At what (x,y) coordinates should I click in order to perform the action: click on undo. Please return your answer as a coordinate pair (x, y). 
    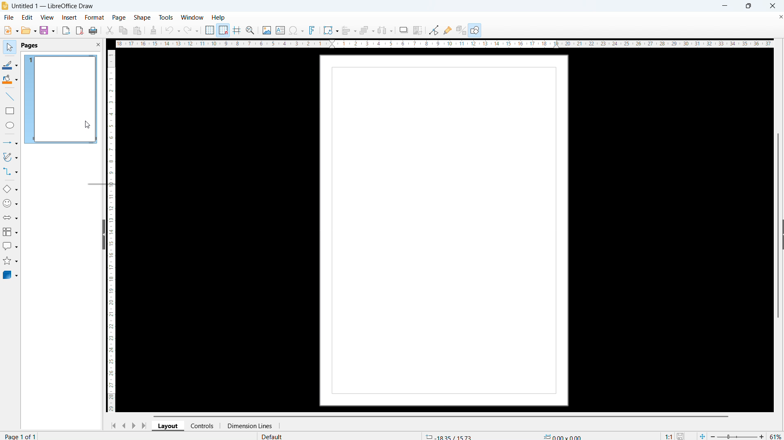
    Looking at the image, I should click on (173, 30).